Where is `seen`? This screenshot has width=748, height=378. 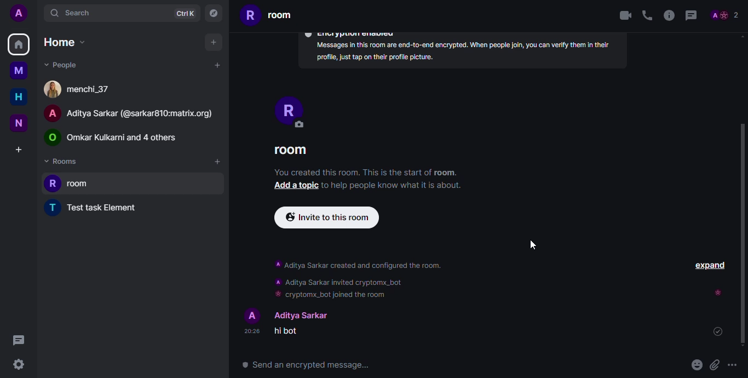
seen is located at coordinates (710, 291).